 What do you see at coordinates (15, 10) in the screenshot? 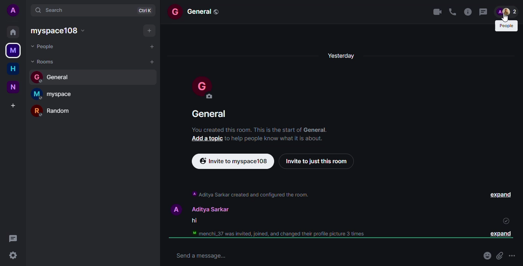
I see `account` at bounding box center [15, 10].